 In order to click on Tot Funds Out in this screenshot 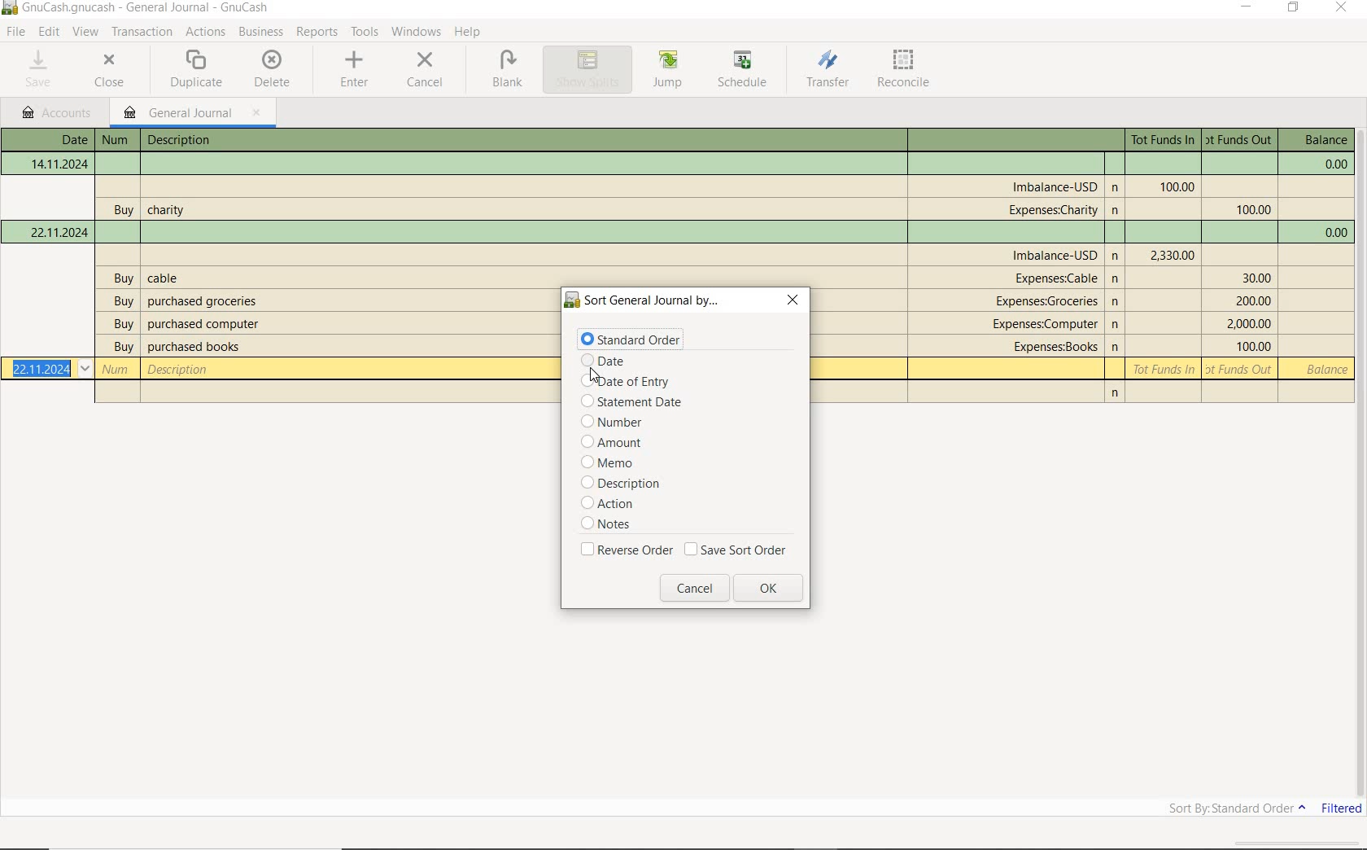, I will do `click(1241, 369)`.